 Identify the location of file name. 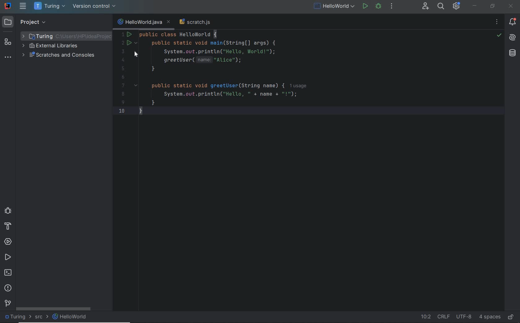
(334, 7).